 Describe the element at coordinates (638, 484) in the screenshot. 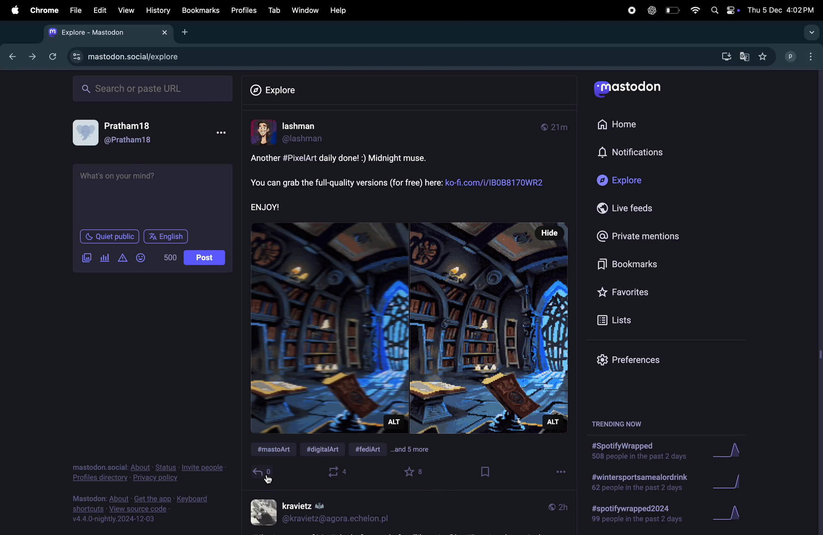

I see `wintersport drink` at that location.